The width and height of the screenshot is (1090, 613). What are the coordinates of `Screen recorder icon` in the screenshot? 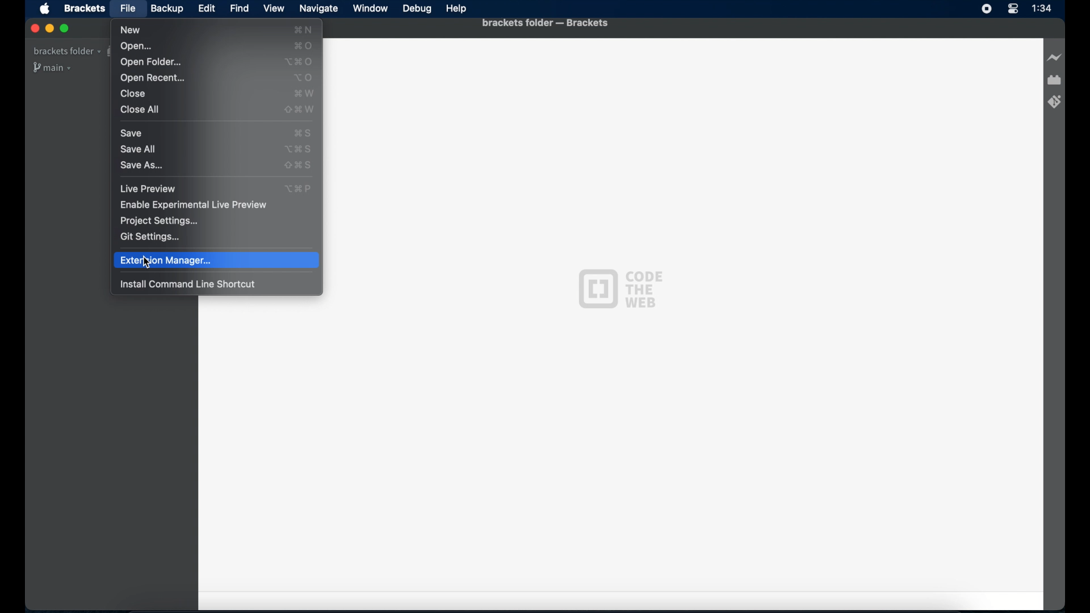 It's located at (987, 9).